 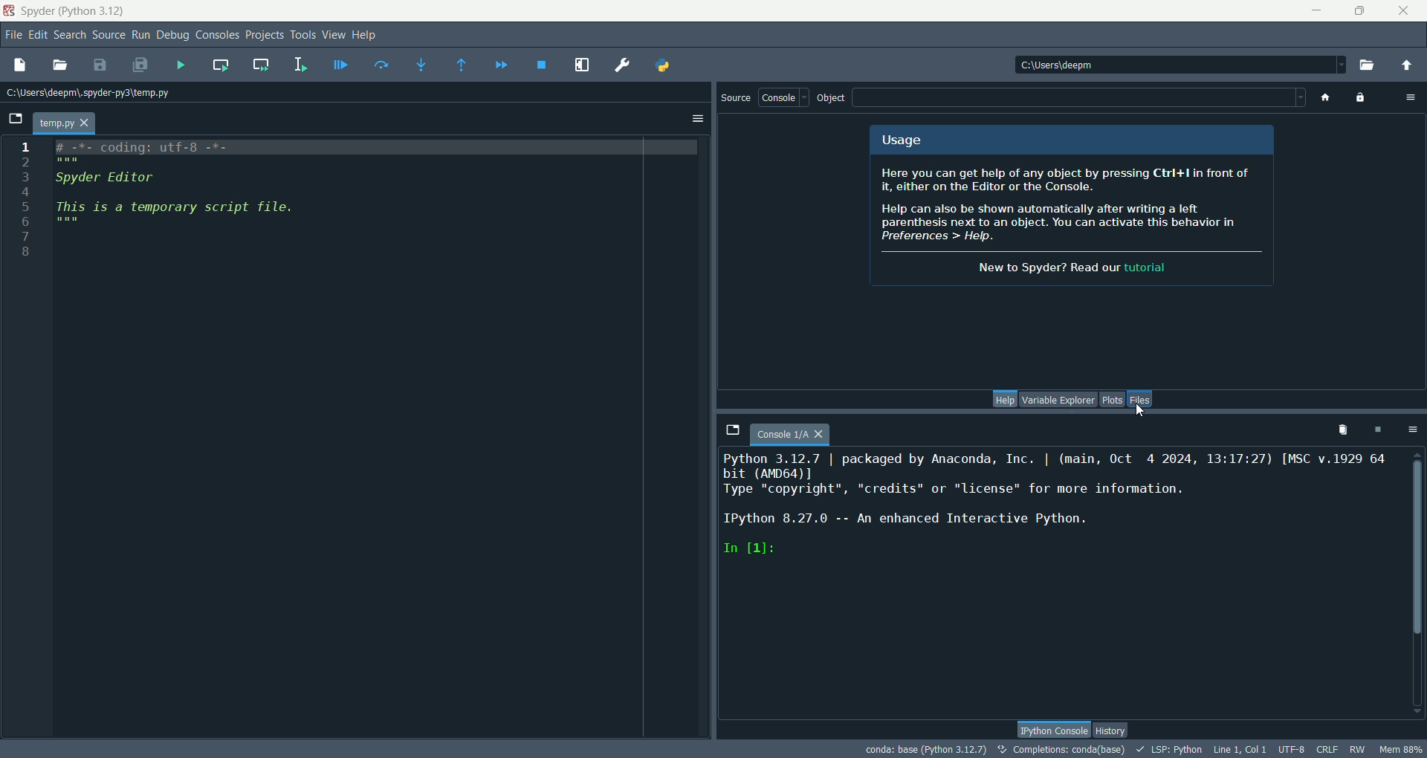 I want to click on minimize, so click(x=1321, y=10).